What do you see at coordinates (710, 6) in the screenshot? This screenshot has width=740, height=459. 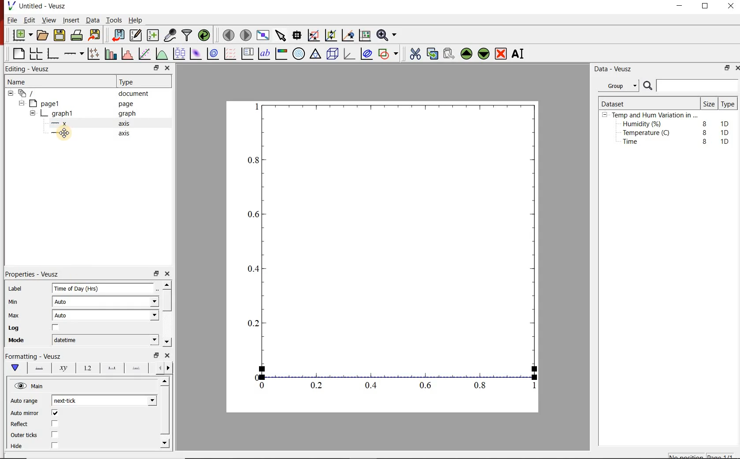 I see `maximize` at bounding box center [710, 6].